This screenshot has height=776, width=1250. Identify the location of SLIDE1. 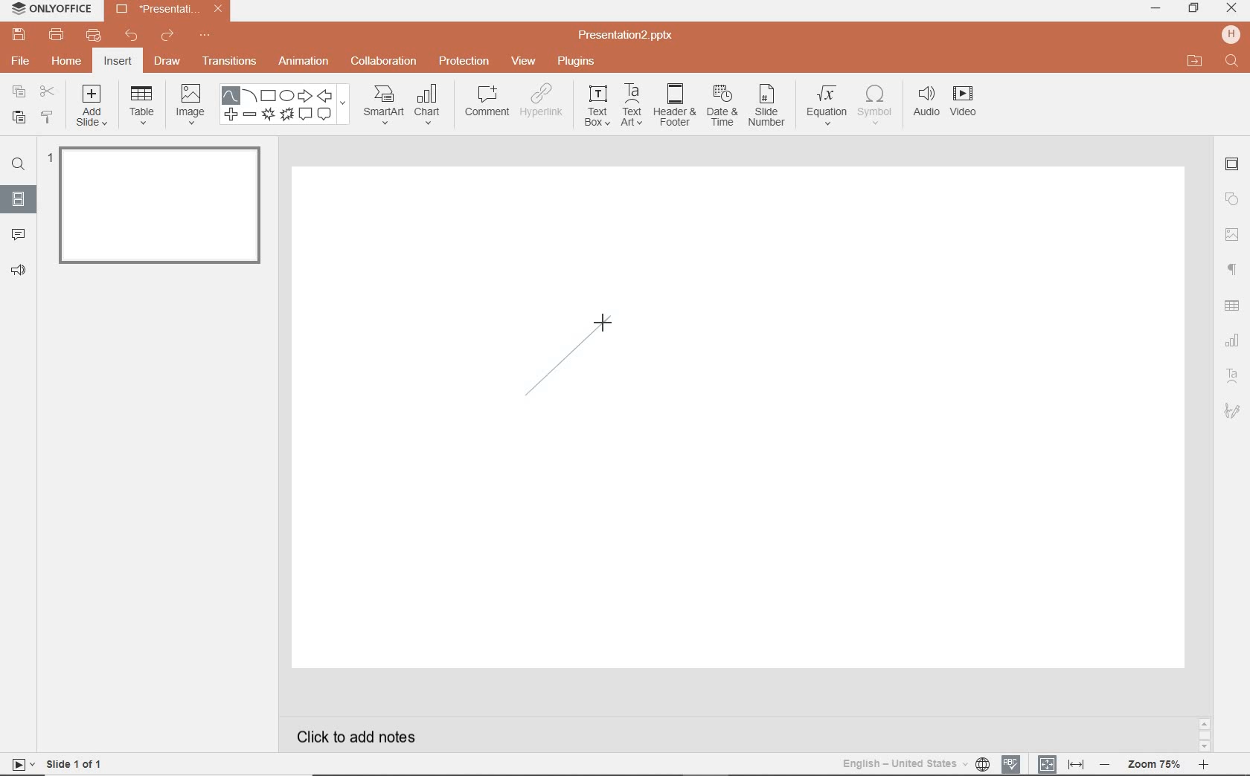
(156, 210).